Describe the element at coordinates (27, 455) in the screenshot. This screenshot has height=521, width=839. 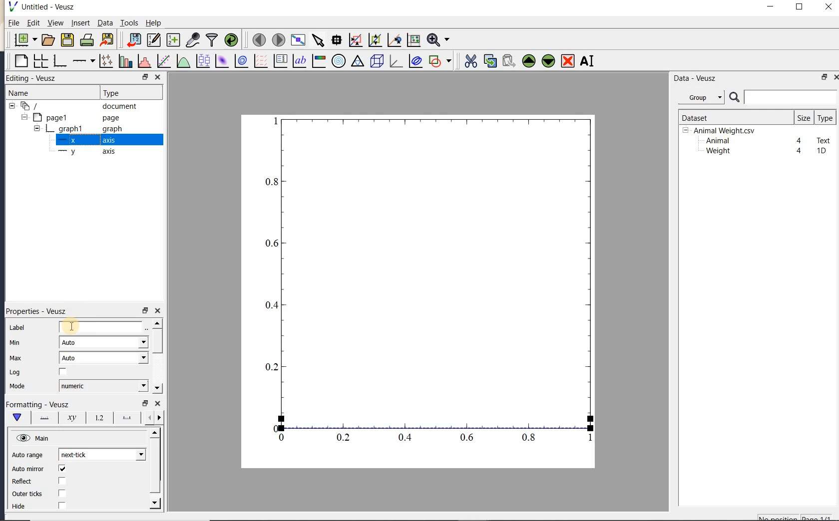
I see `Auto range` at that location.